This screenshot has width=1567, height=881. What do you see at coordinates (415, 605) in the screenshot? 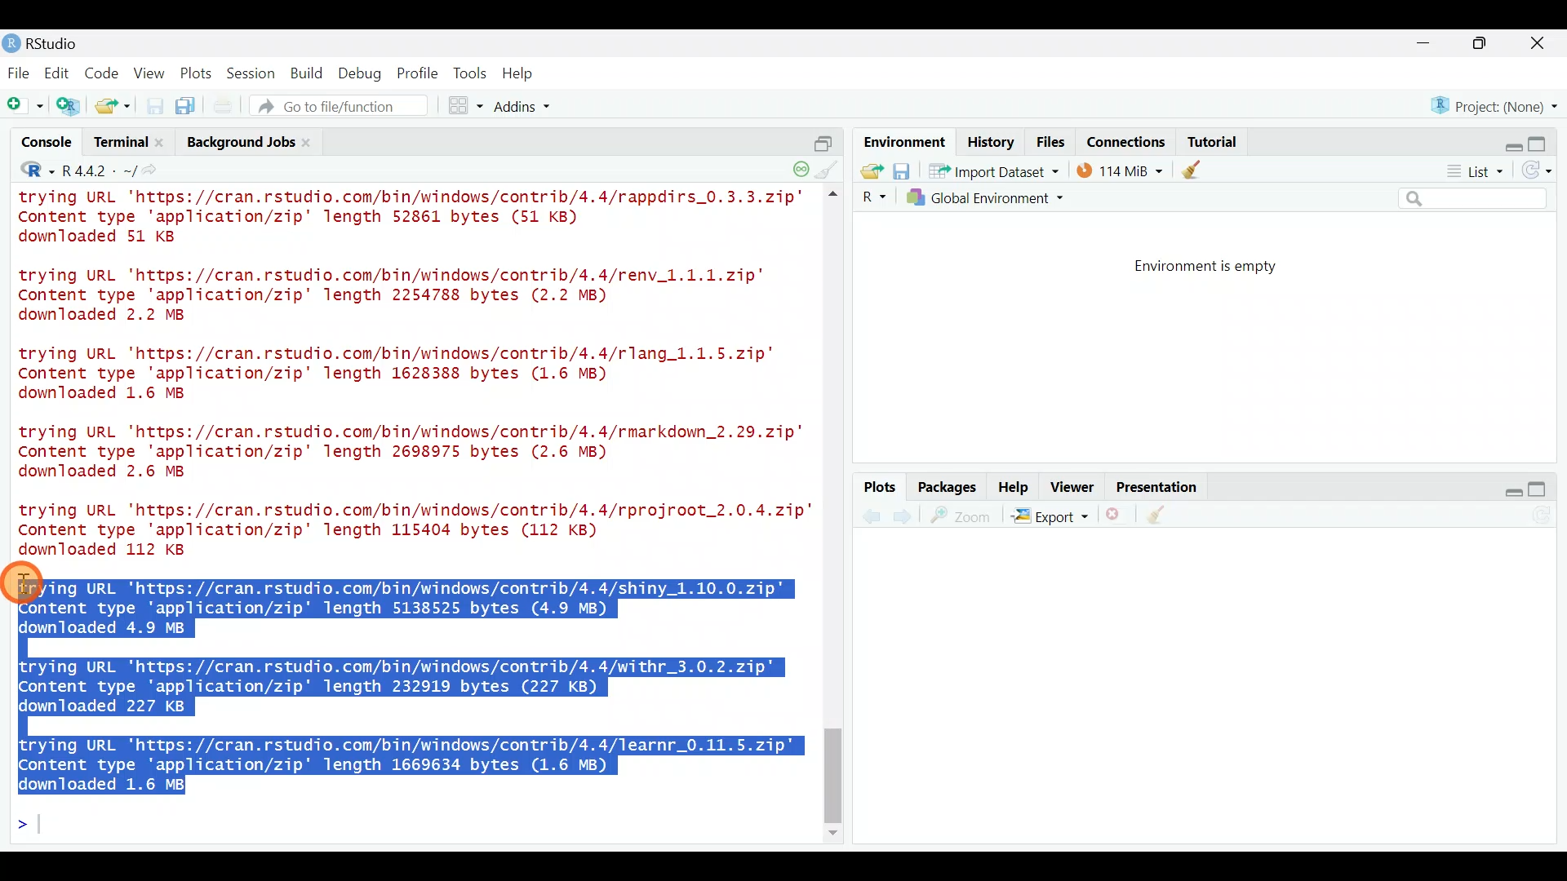
I see `trying URL 'https://cran.rstudio.com/bin/windows/contrib/4.4/shiny_1.10.0.zip"
Content type 'application/zip' length 5138525 bytes (4.9 MB)
downloaded 4.9 MB` at bounding box center [415, 605].